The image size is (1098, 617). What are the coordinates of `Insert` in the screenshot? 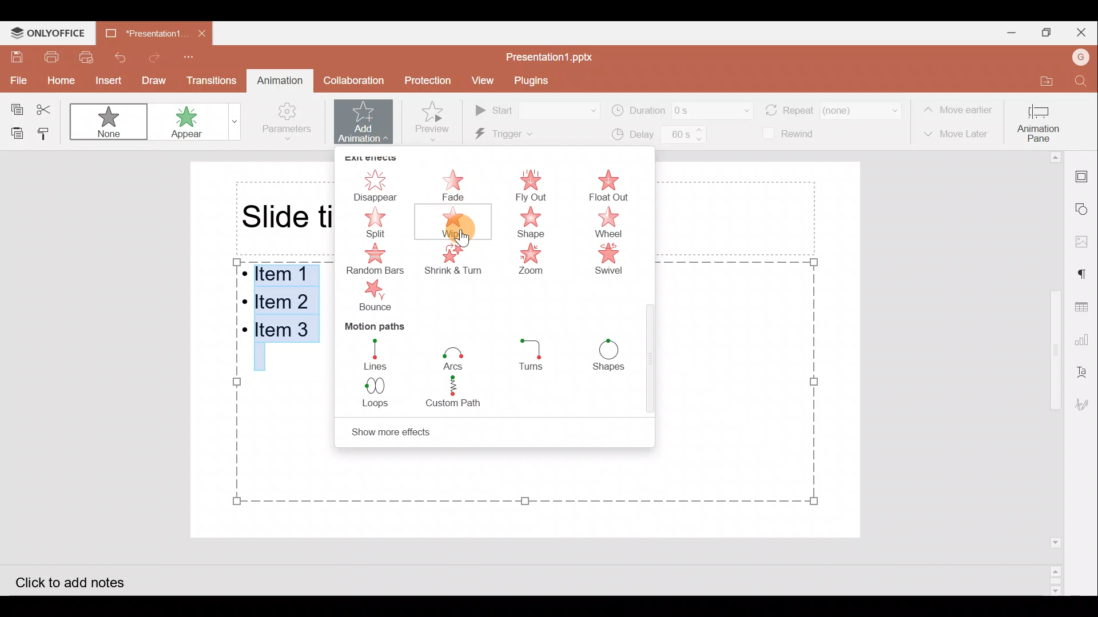 It's located at (105, 79).